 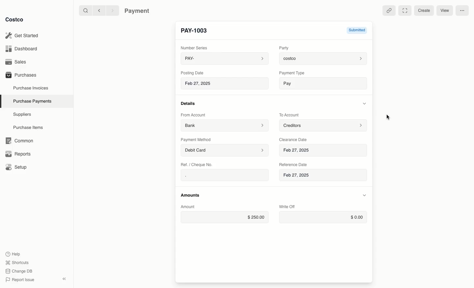 What do you see at coordinates (294, 139) in the screenshot?
I see `Clearance Date` at bounding box center [294, 139].